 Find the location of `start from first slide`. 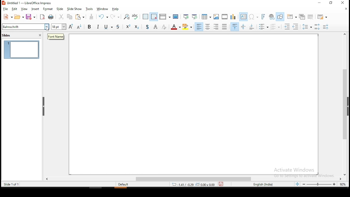

start from first slide is located at coordinates (187, 17).